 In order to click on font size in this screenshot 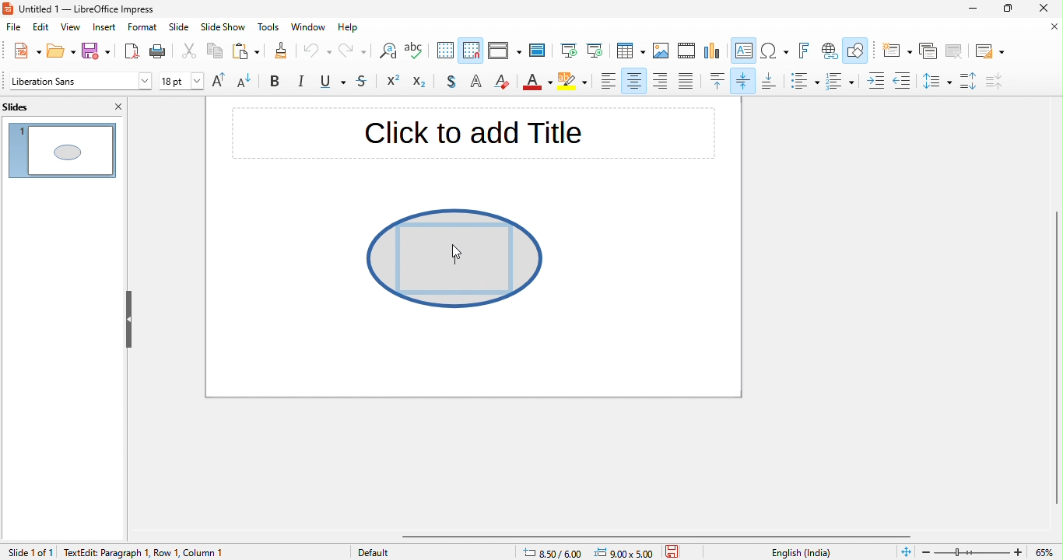, I will do `click(182, 82)`.